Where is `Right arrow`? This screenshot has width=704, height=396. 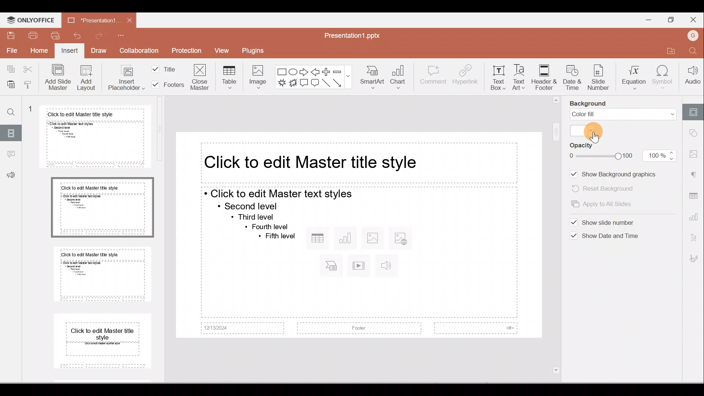 Right arrow is located at coordinates (304, 71).